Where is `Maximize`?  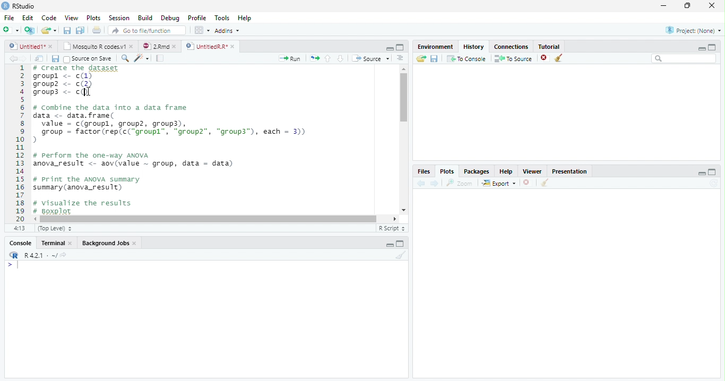 Maximize is located at coordinates (401, 245).